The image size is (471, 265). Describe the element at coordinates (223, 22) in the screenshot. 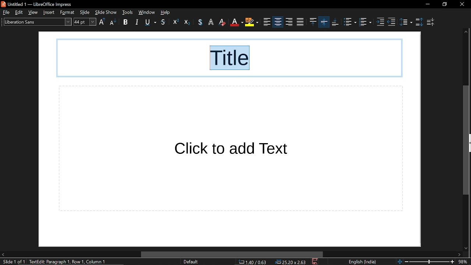

I see `text color` at that location.